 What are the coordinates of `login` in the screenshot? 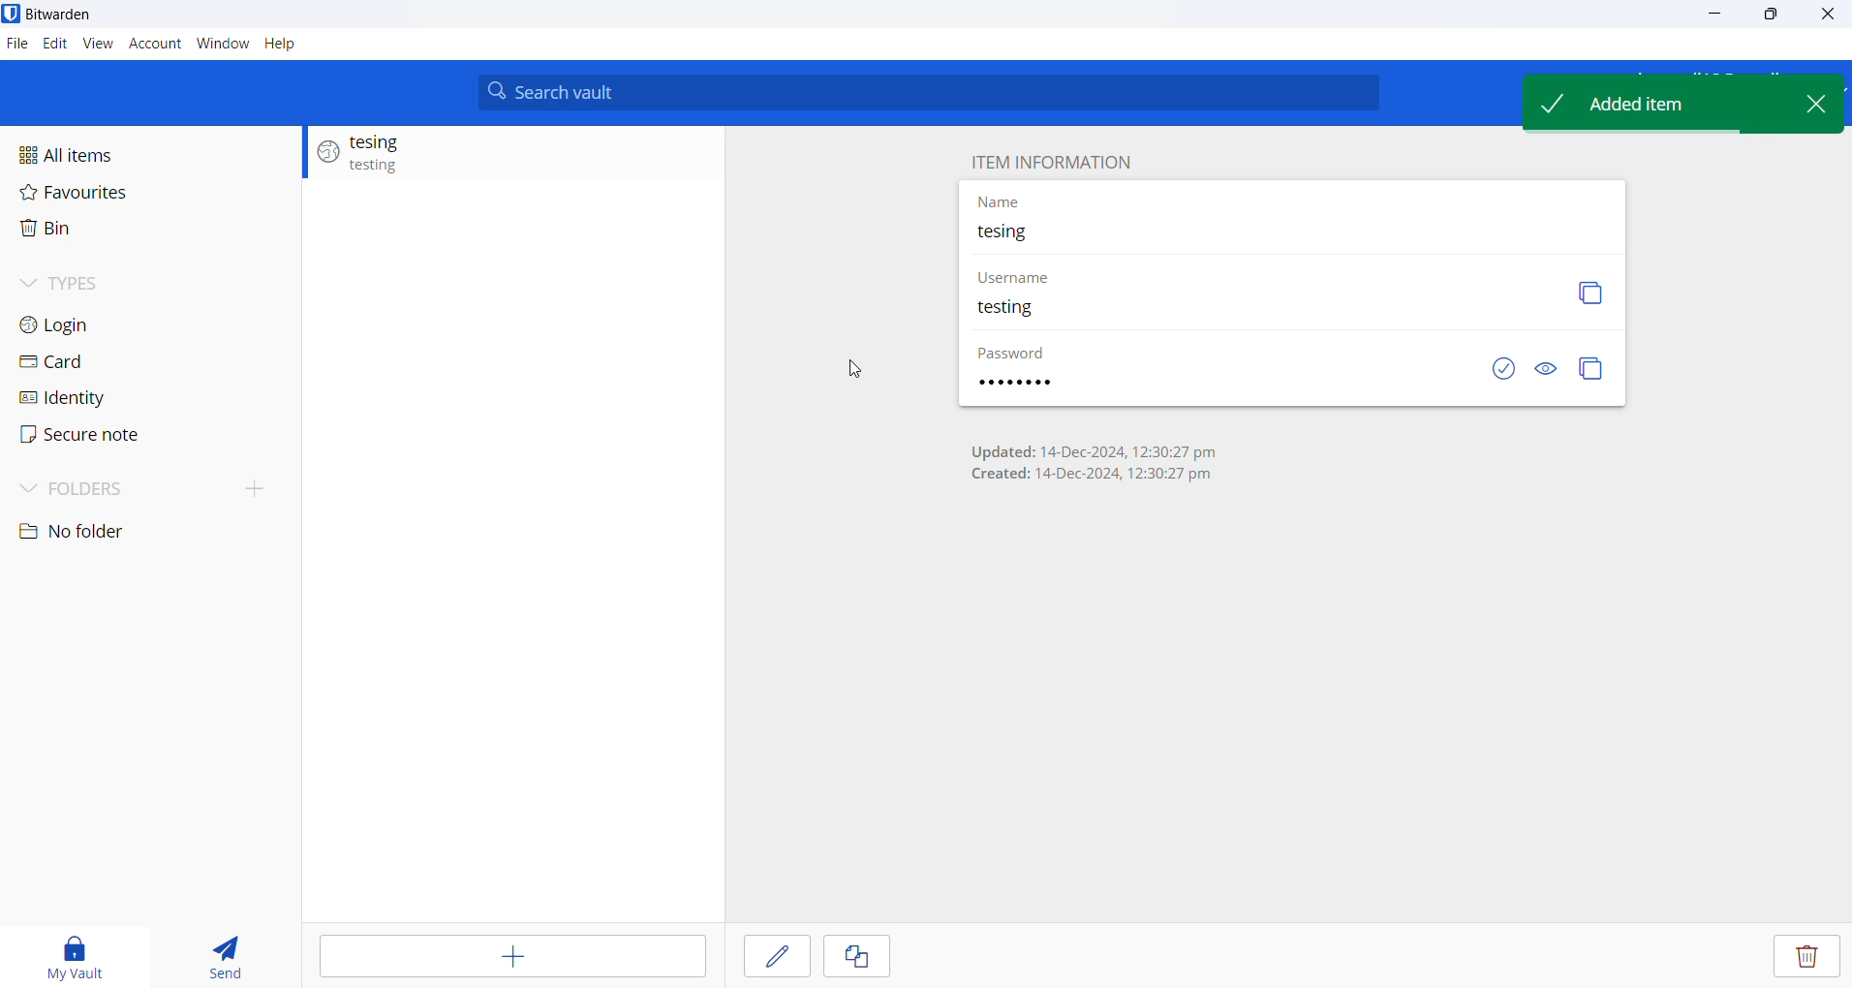 It's located at (113, 328).